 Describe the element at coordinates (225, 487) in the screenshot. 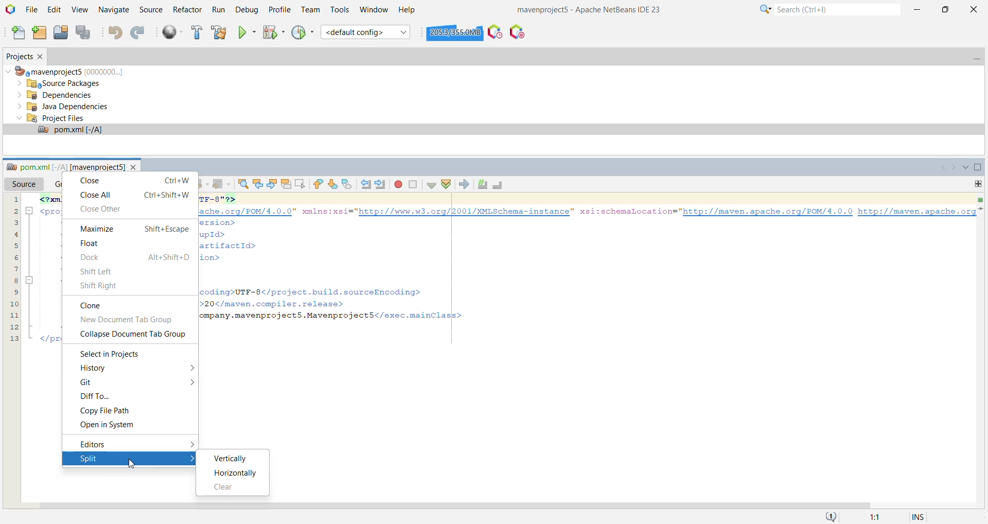

I see `Clear` at that location.